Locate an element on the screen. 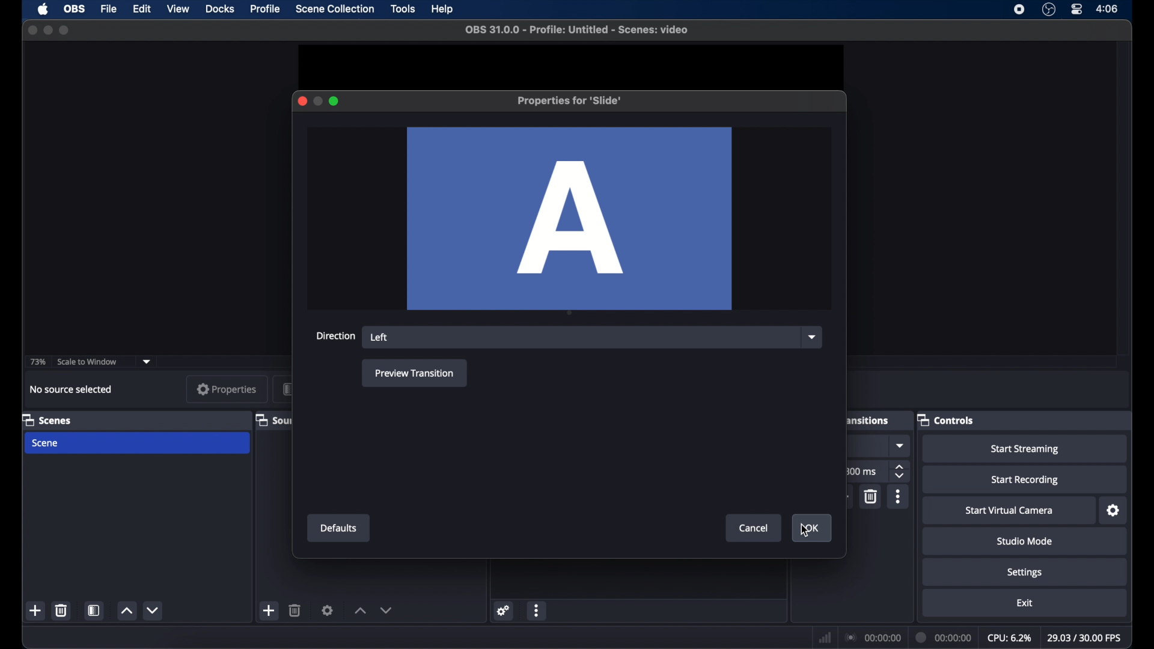 The height and width of the screenshot is (649, 1154). 300 ms is located at coordinates (864, 472).